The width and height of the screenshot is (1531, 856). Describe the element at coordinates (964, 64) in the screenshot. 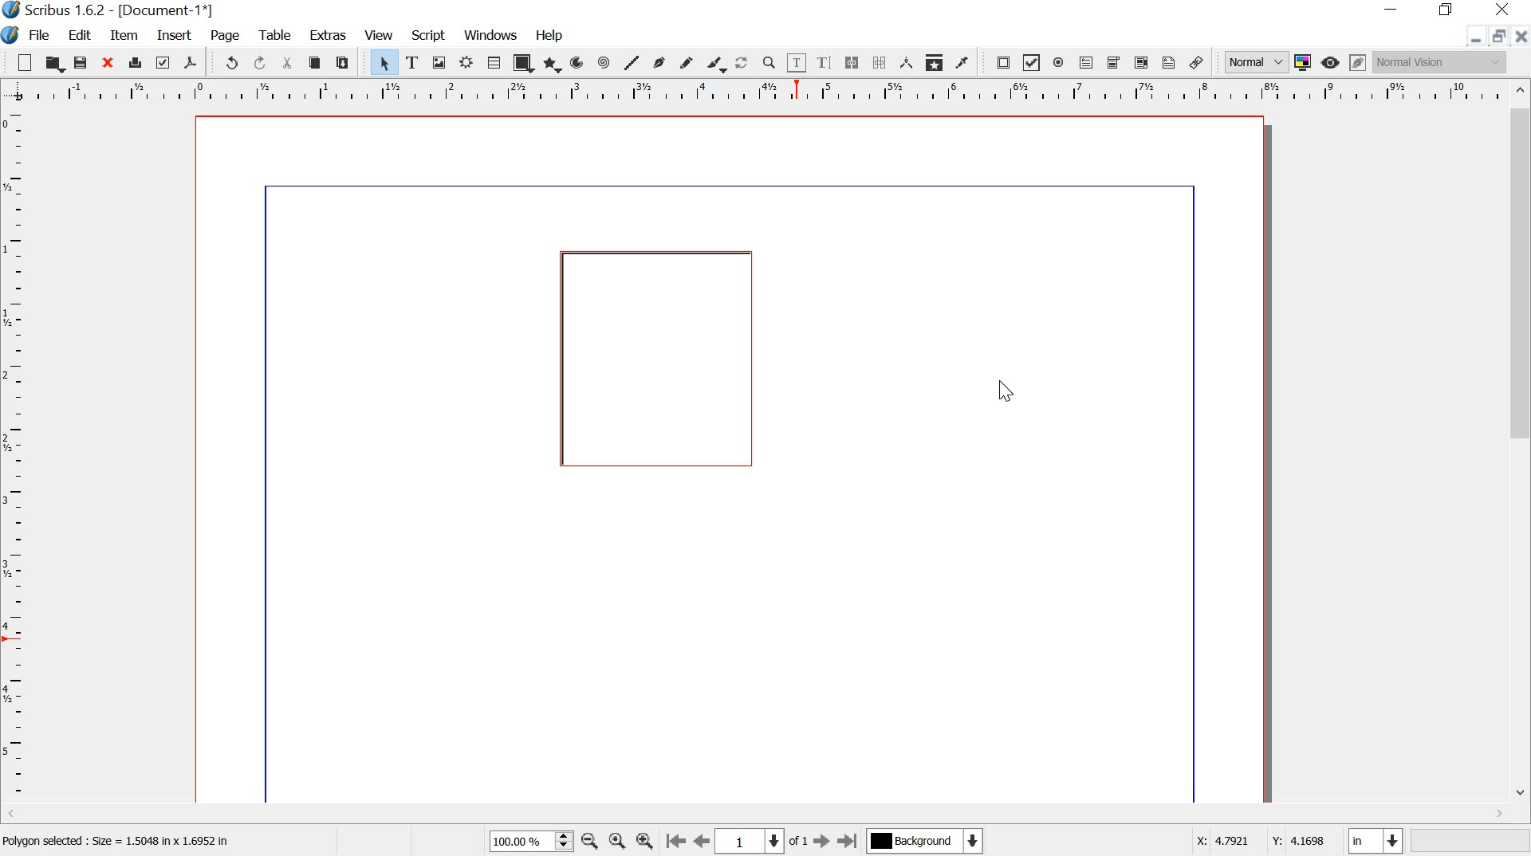

I see `eye dropper` at that location.